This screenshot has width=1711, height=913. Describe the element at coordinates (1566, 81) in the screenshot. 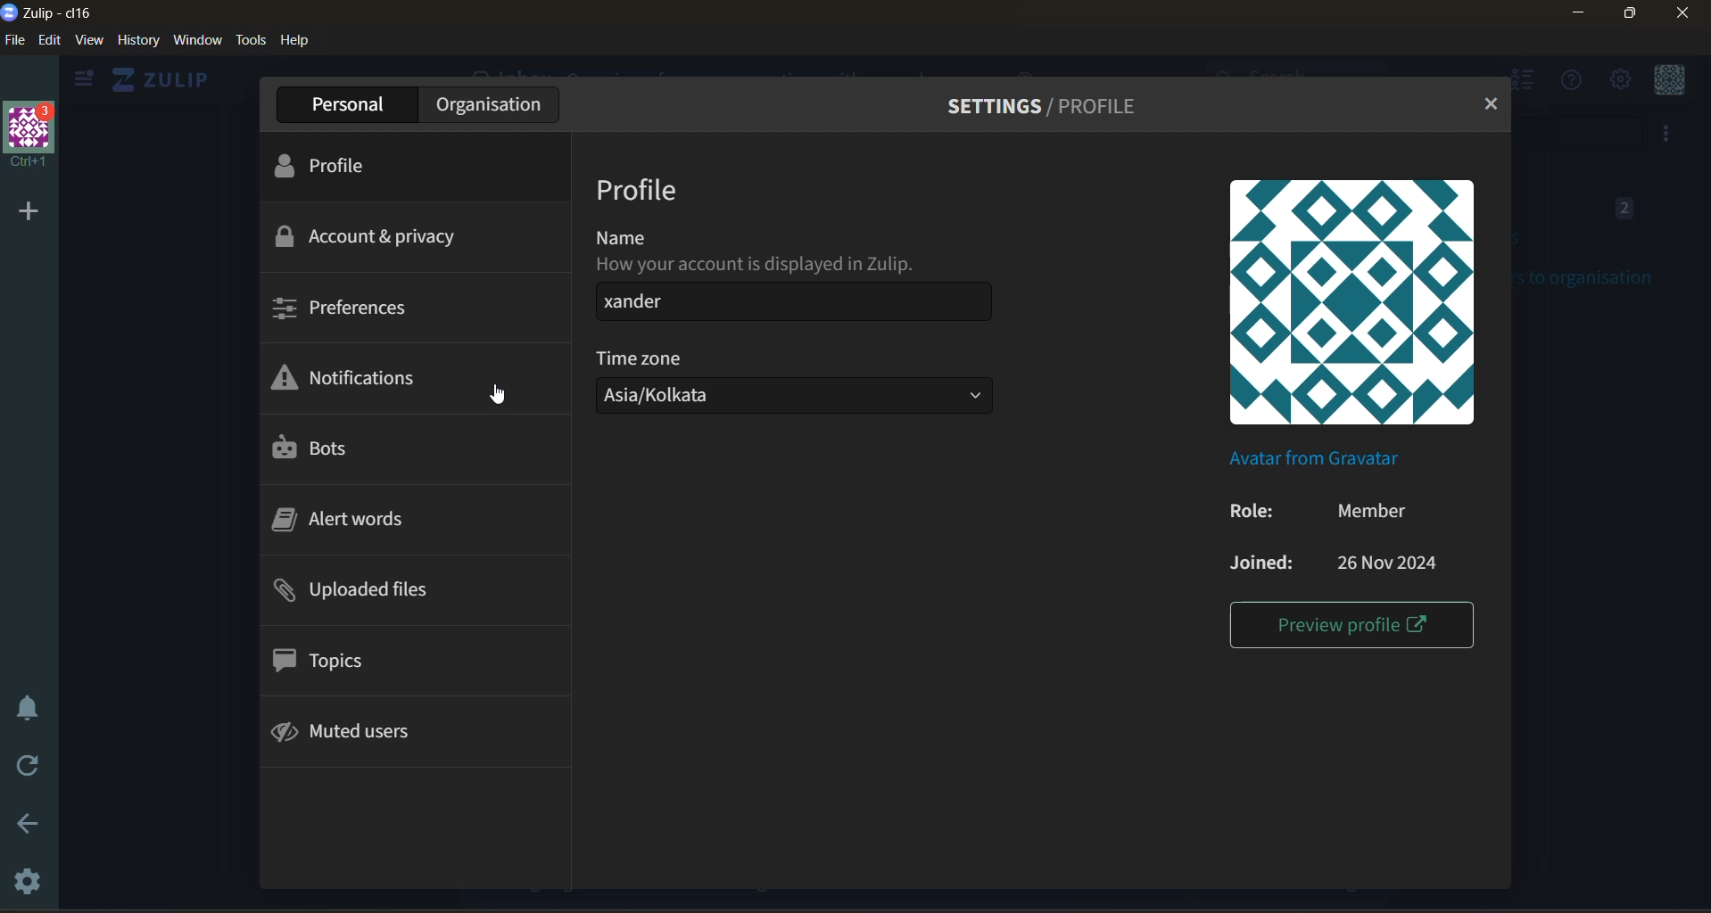

I see `help menu` at that location.